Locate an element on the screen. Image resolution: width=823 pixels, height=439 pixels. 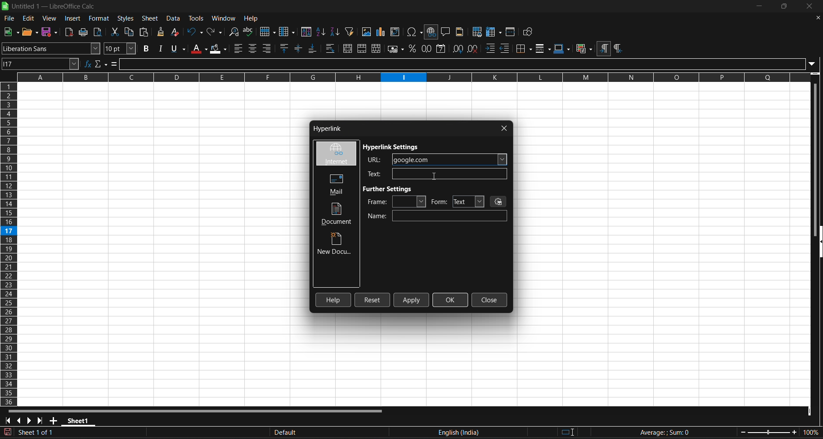
close is located at coordinates (490, 300).